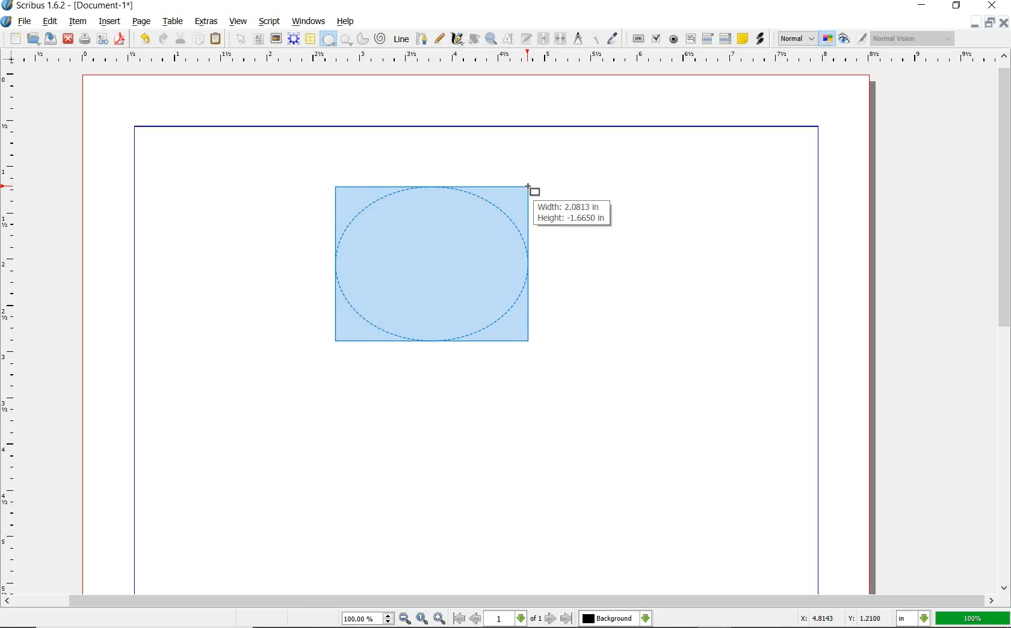 The height and width of the screenshot is (628, 1011). I want to click on PREFLIGHT VERIFIER, so click(102, 38).